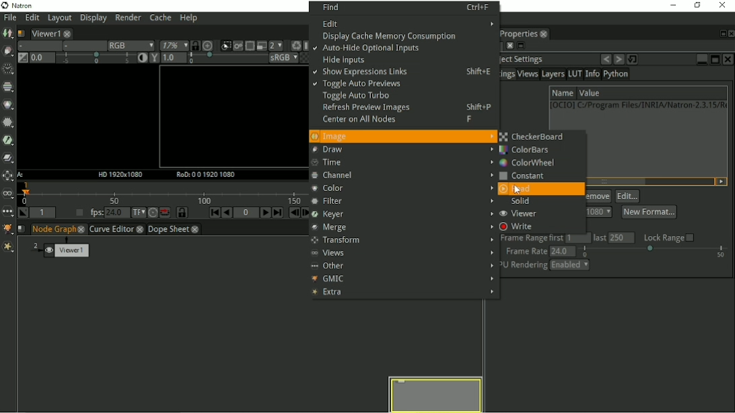 The height and width of the screenshot is (413, 735). I want to click on Script name, so click(22, 229).